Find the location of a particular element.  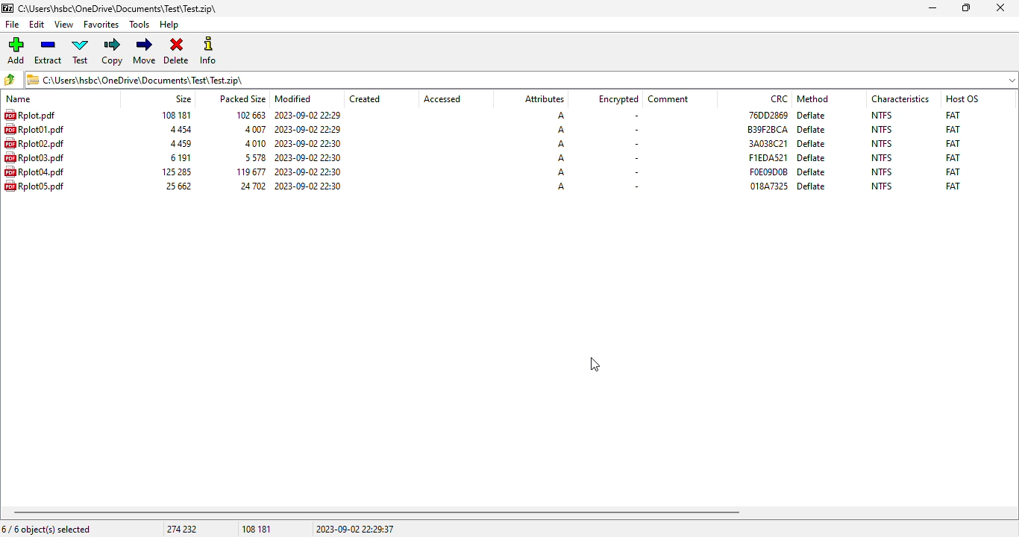

 comment is located at coordinates (668, 99).